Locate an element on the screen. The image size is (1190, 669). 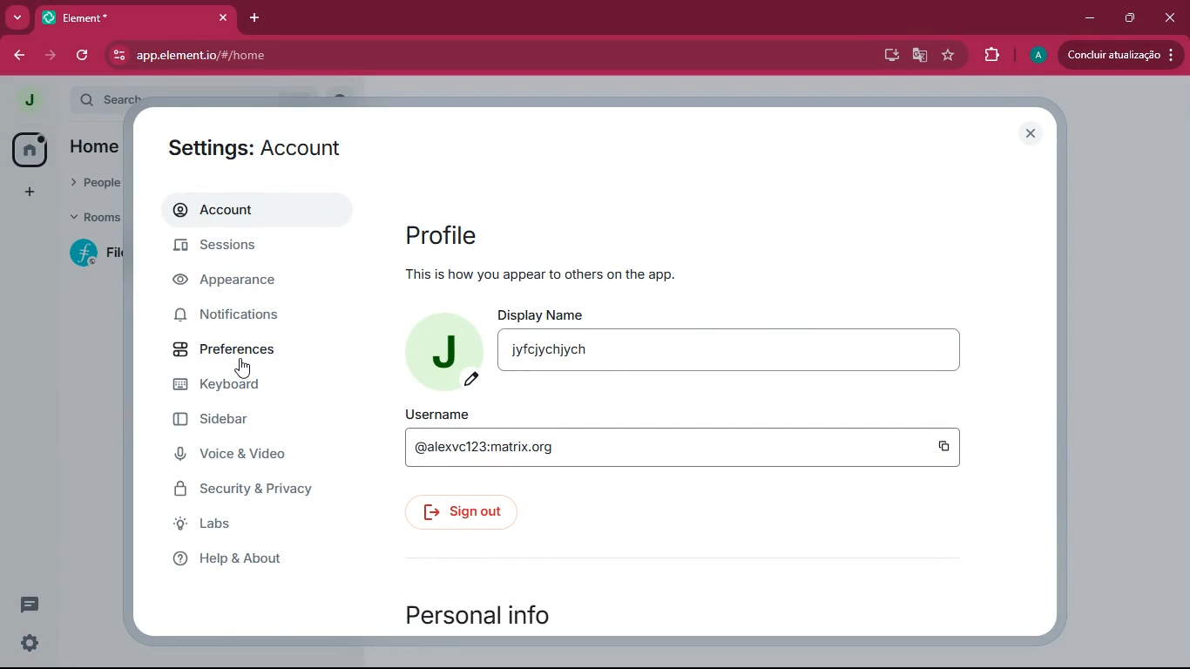
Copy is located at coordinates (946, 446).